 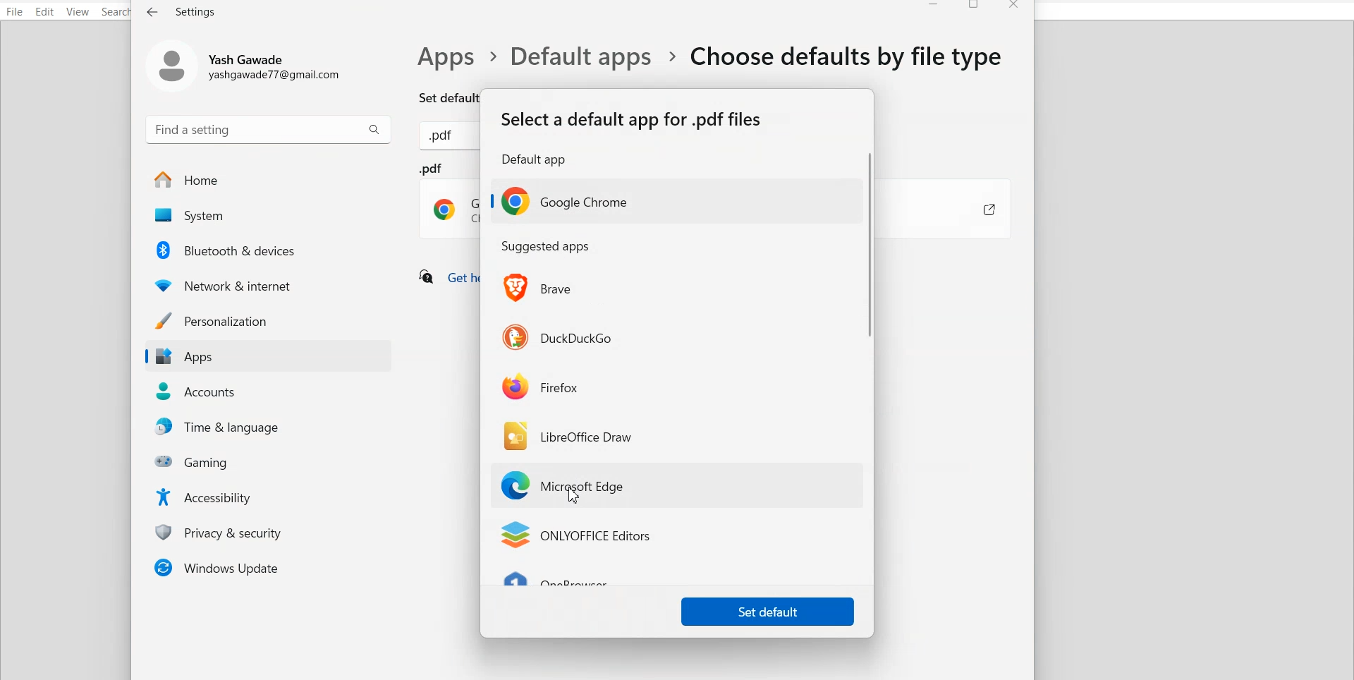 I want to click on File, so click(x=15, y=11).